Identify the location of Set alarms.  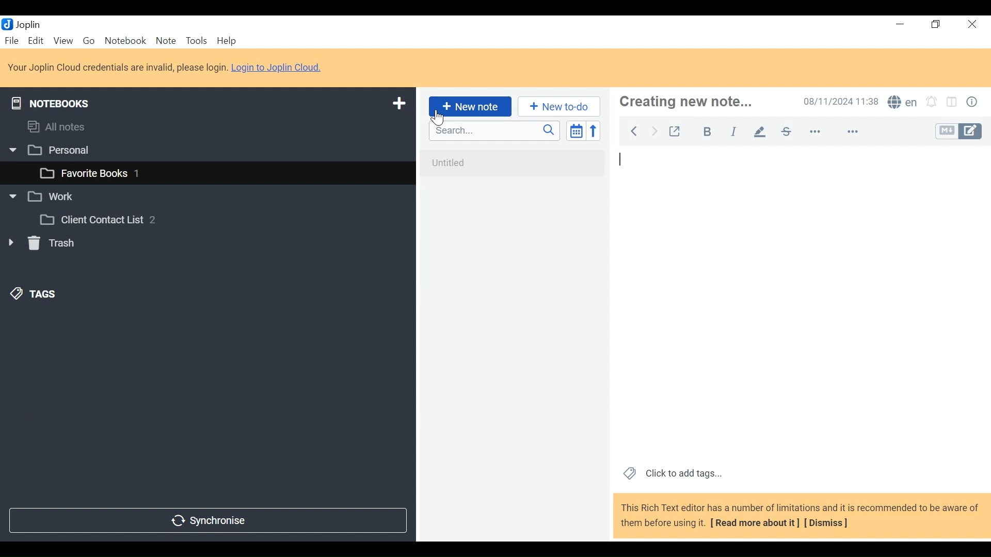
(931, 103).